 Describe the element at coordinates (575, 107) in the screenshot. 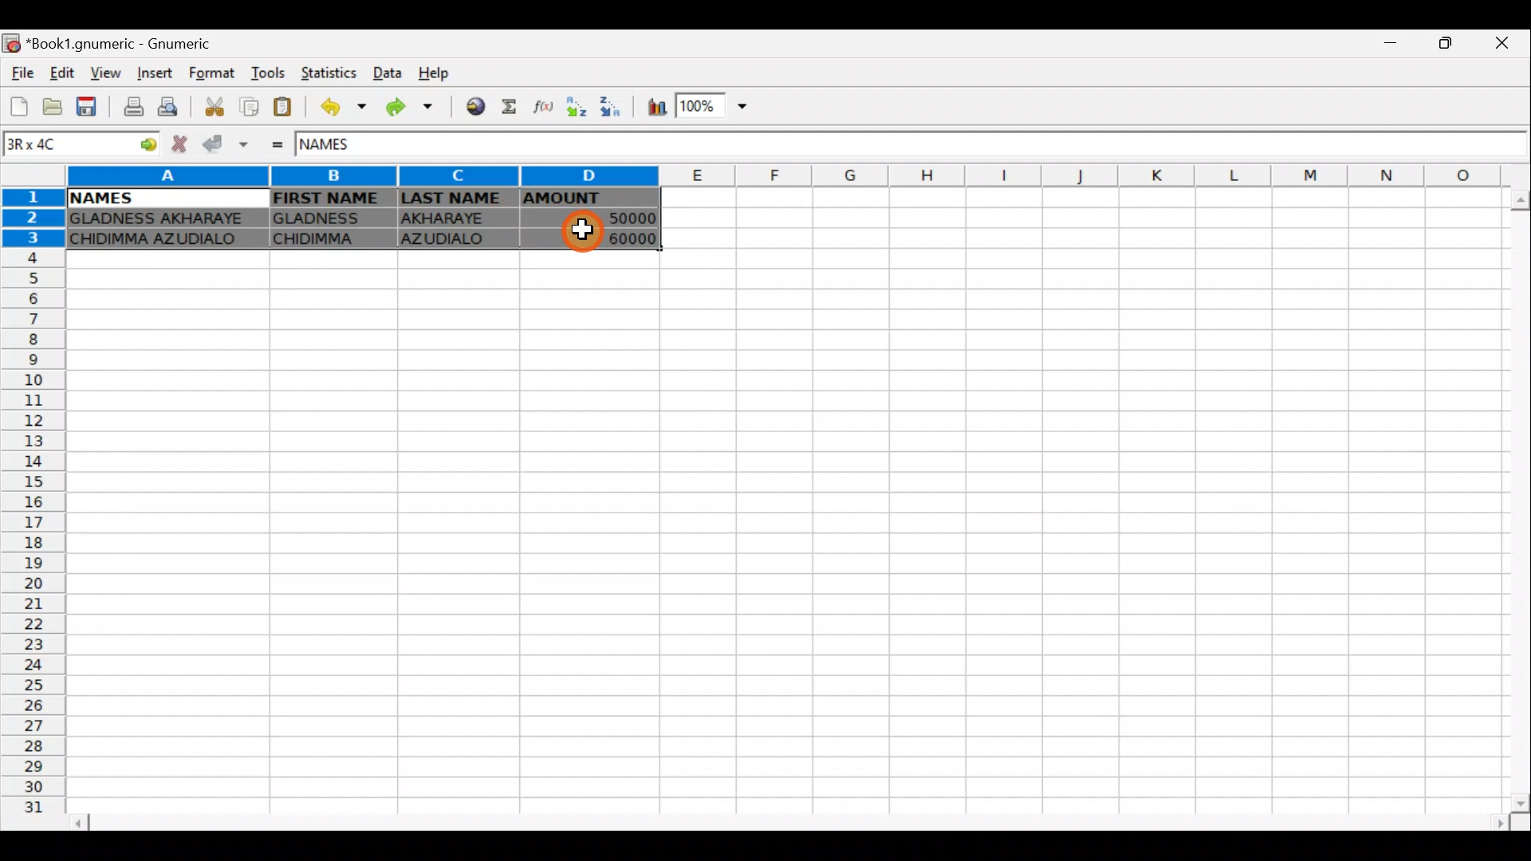

I see `Sort Ascending order` at that location.